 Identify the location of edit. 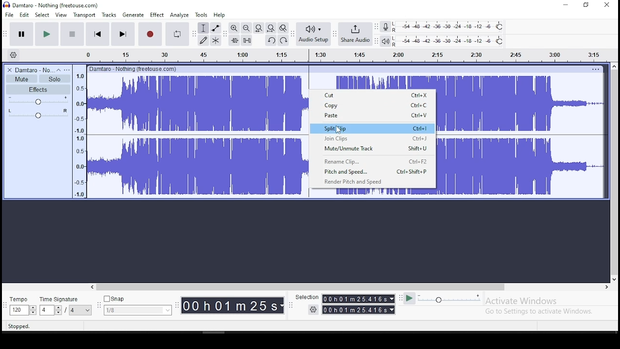
(25, 15).